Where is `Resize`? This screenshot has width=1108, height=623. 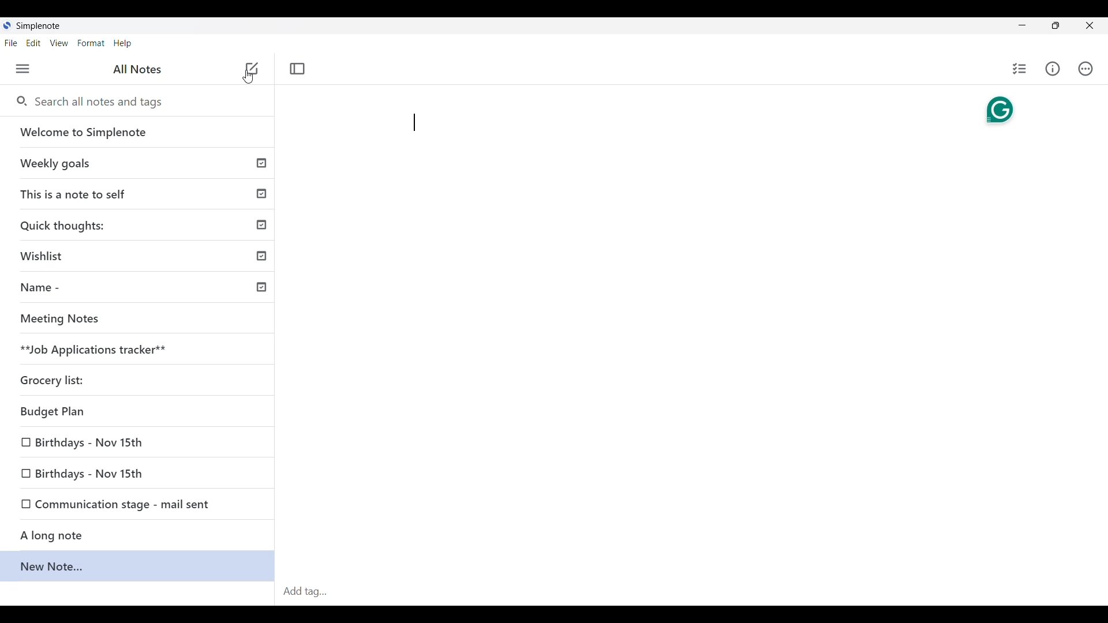
Resize is located at coordinates (1056, 25).